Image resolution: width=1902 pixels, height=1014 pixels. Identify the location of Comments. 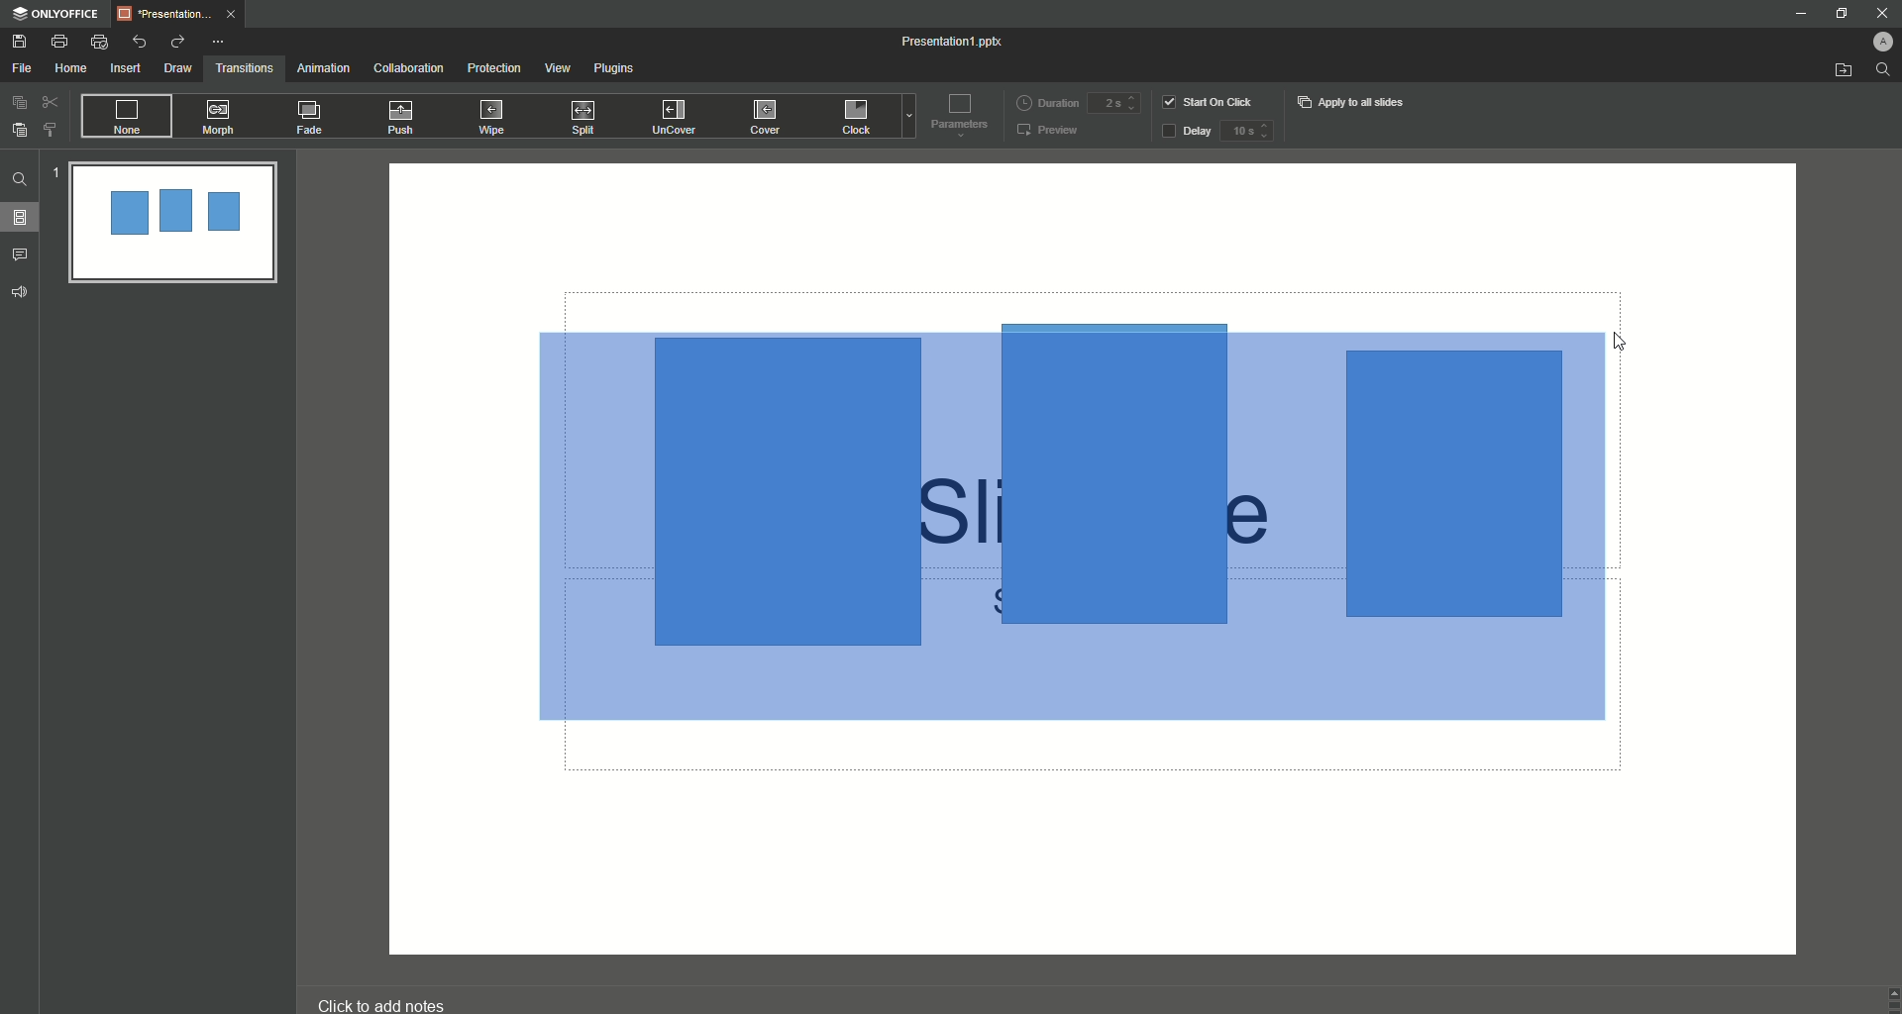
(24, 253).